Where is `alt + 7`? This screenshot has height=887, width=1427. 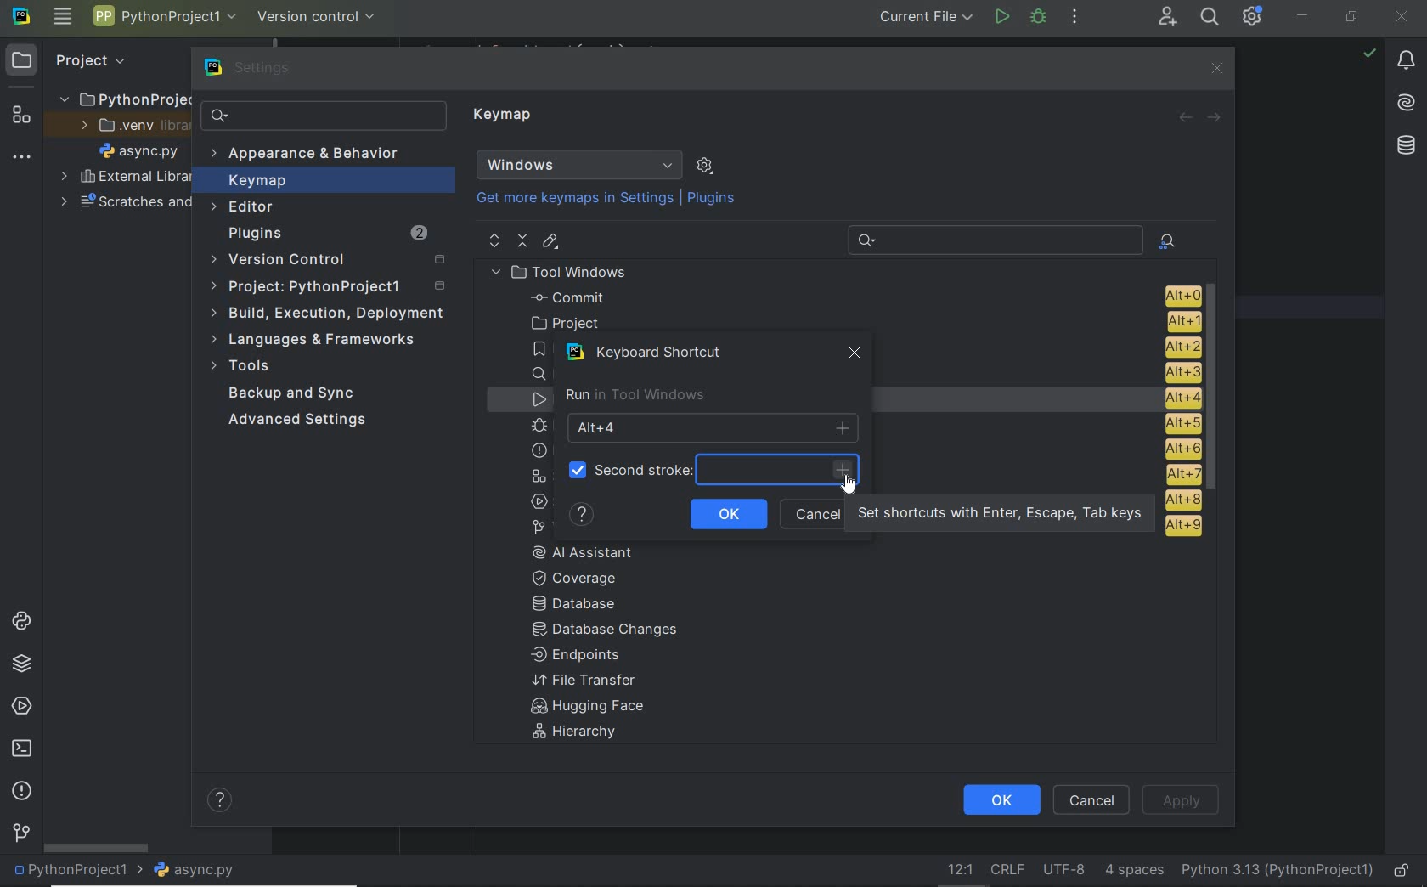 alt + 7 is located at coordinates (1182, 474).